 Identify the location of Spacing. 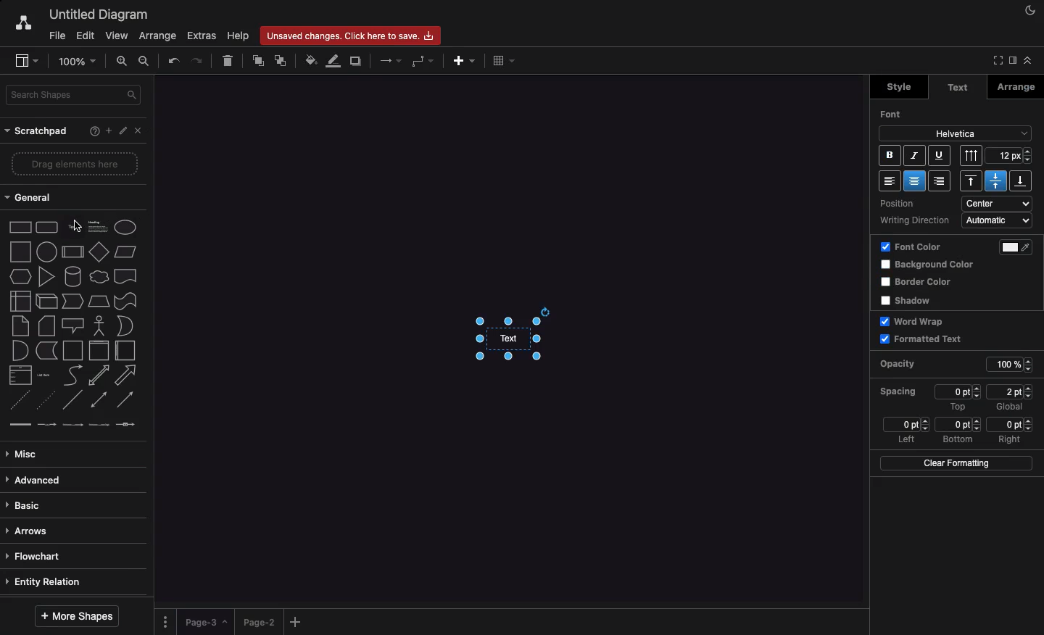
(899, 391).